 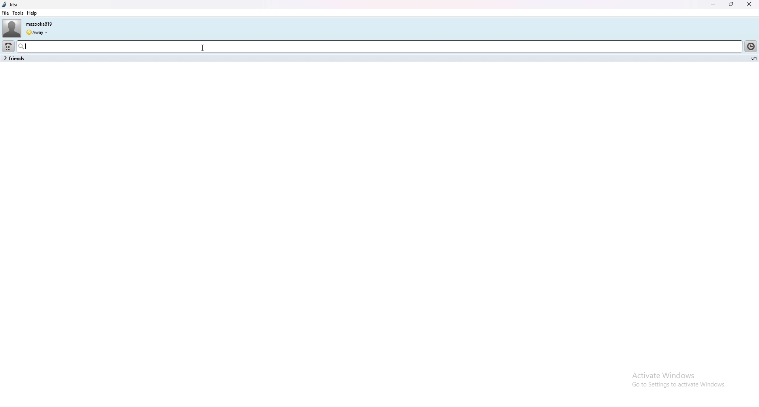 I want to click on file, so click(x=5, y=13).